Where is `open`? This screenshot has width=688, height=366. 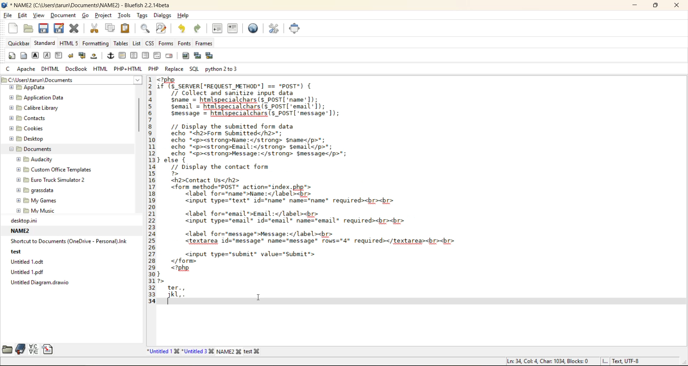
open is located at coordinates (27, 28).